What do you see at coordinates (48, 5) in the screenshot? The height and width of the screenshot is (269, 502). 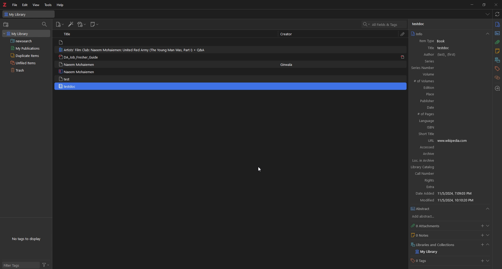 I see `tools` at bounding box center [48, 5].